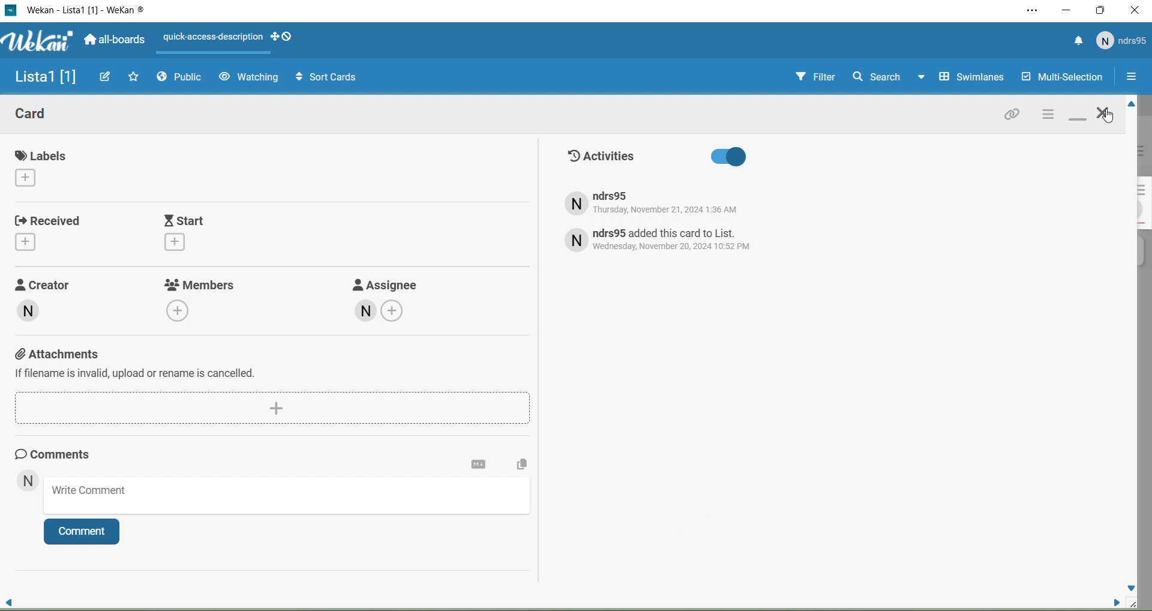  Describe the element at coordinates (106, 76) in the screenshot. I see `Edit` at that location.